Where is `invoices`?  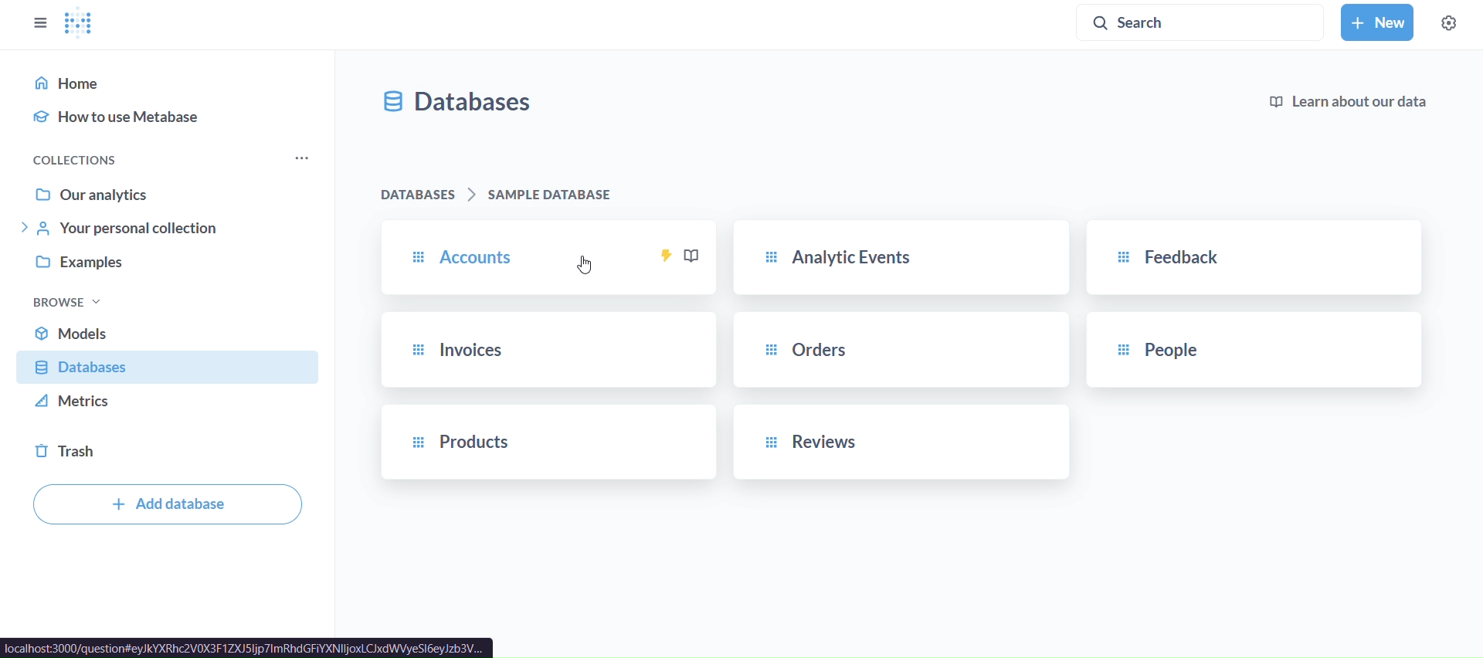
invoices is located at coordinates (552, 351).